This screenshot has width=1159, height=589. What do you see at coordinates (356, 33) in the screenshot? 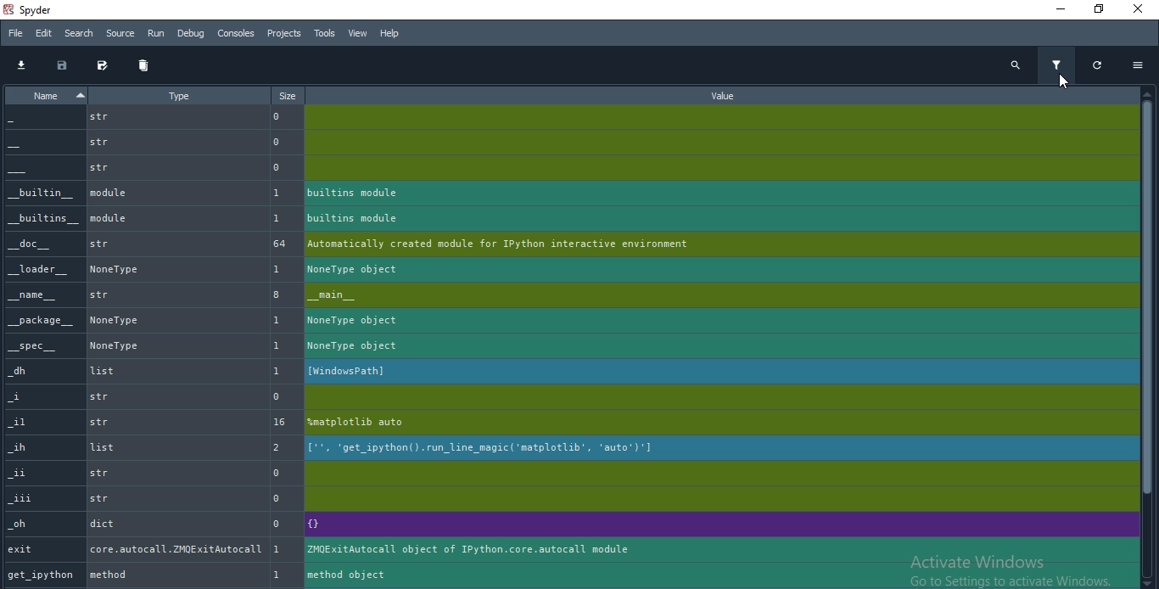
I see `View` at bounding box center [356, 33].